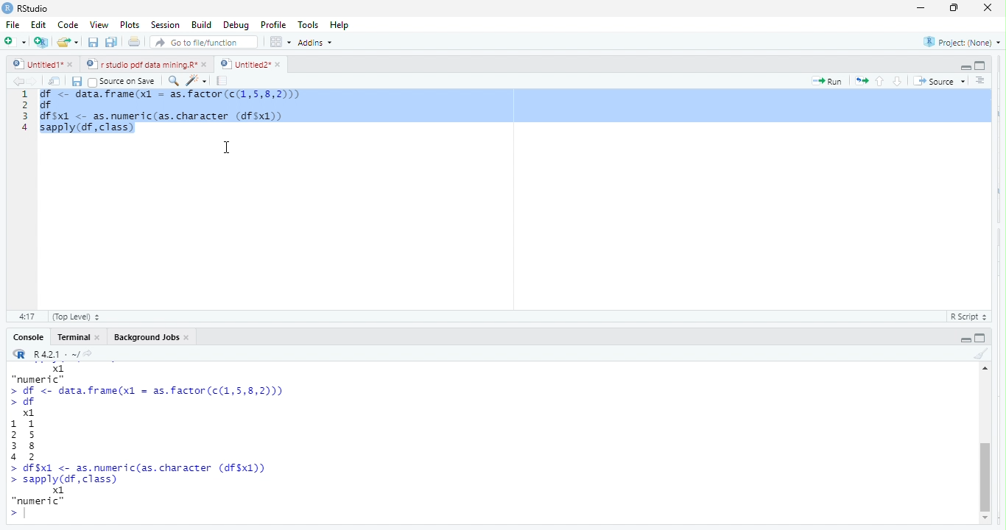  Describe the element at coordinates (146, 338) in the screenshot. I see `‘Background Jobs` at that location.